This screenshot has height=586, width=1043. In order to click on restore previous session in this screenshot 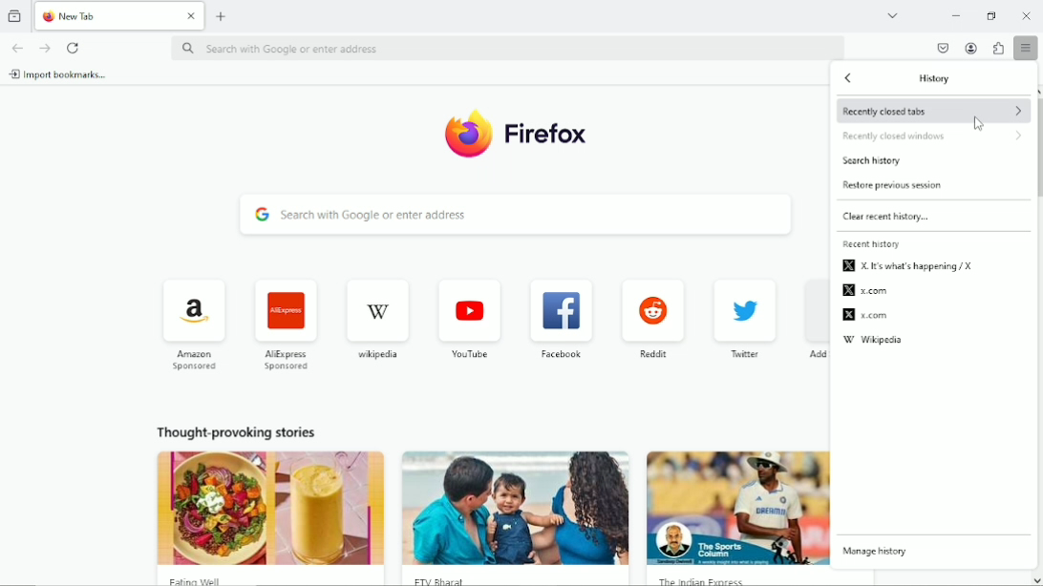, I will do `click(896, 186)`.